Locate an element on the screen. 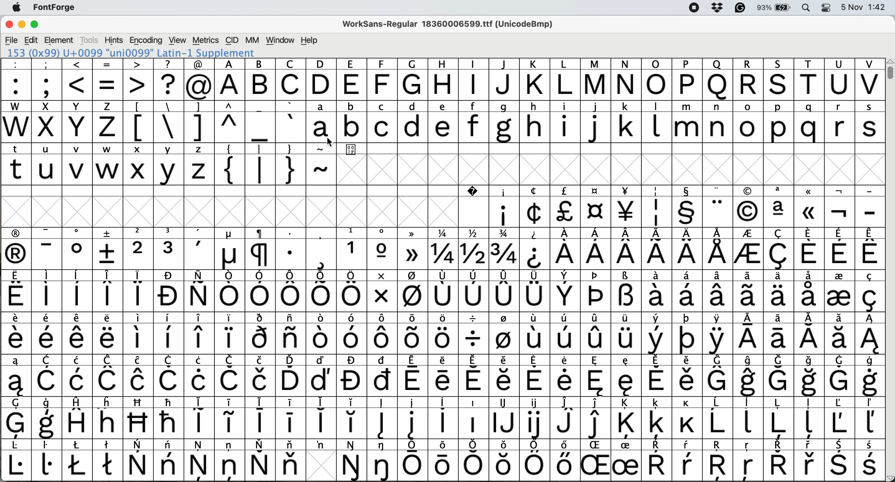  b is located at coordinates (352, 122).